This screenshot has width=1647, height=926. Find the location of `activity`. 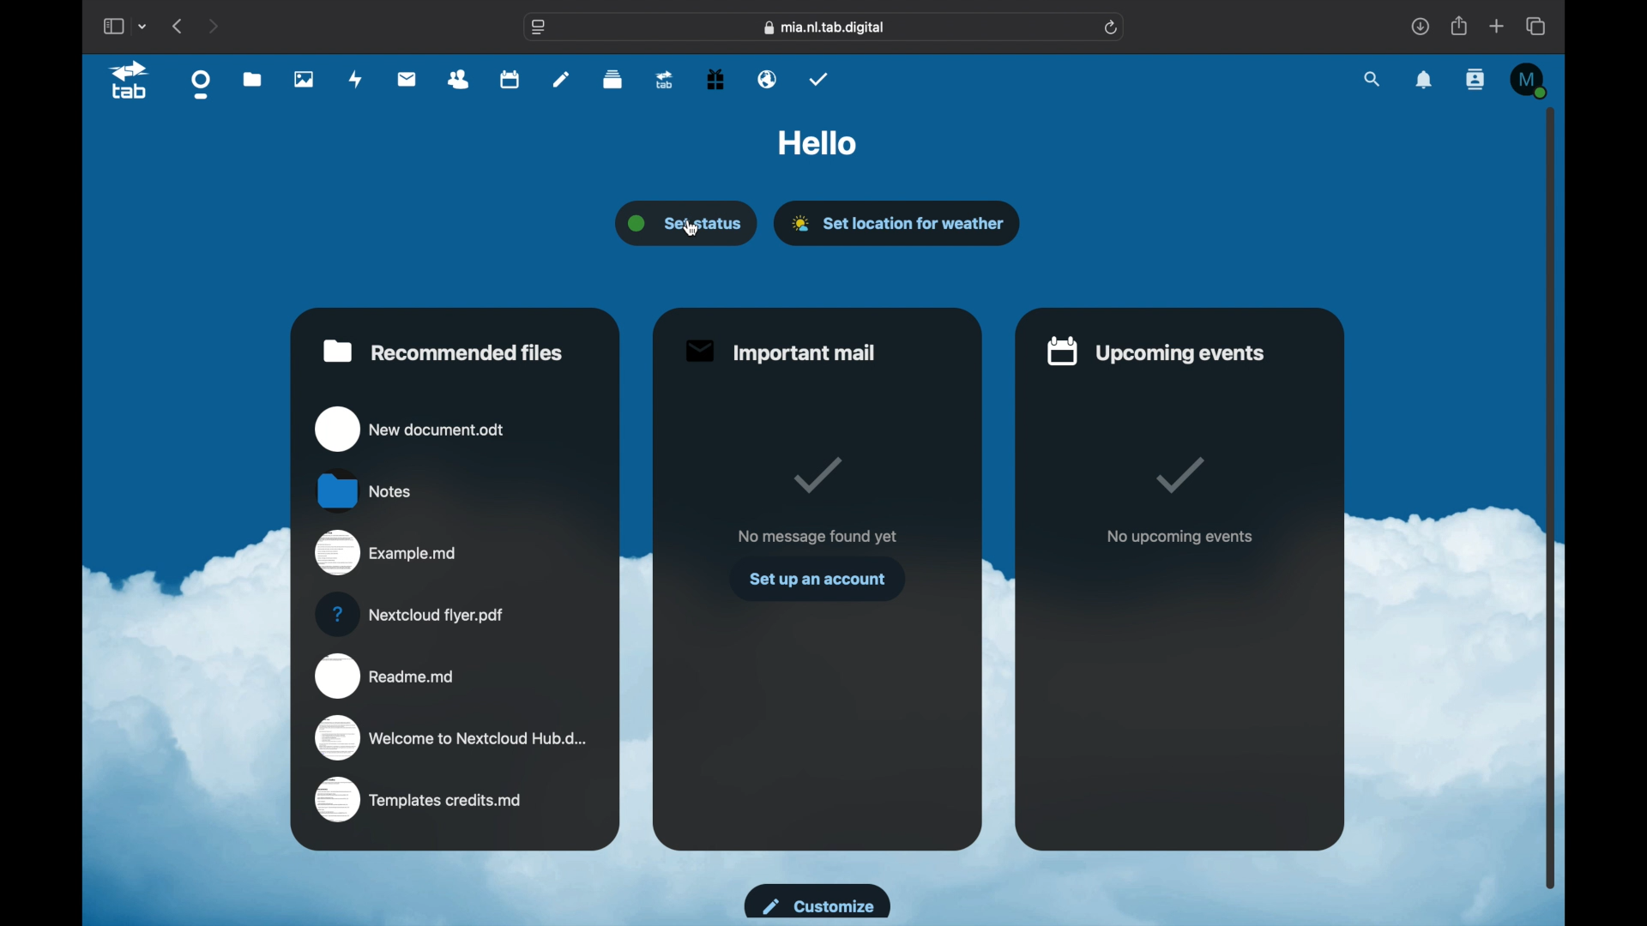

activity is located at coordinates (359, 79).